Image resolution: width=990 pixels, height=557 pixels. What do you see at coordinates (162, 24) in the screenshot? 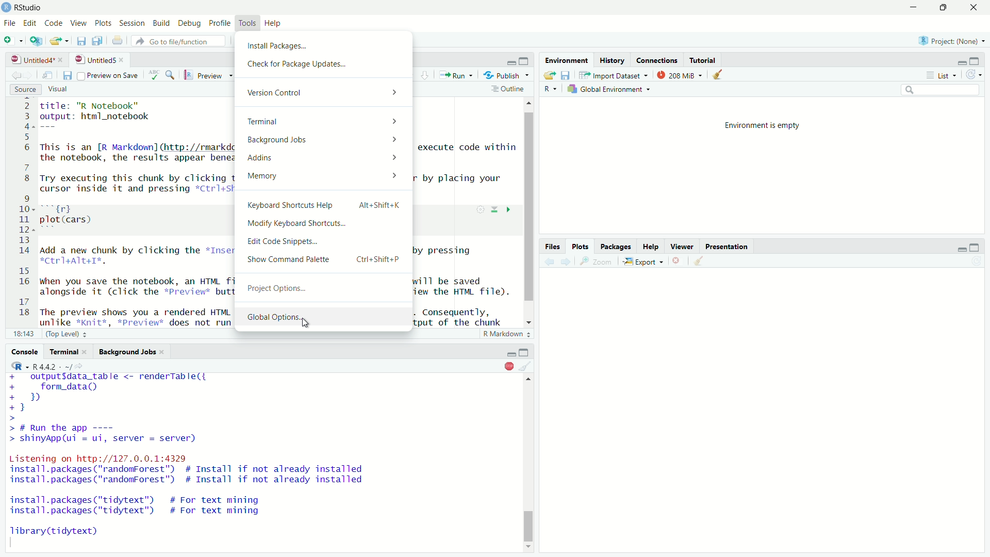
I see `Build` at bounding box center [162, 24].